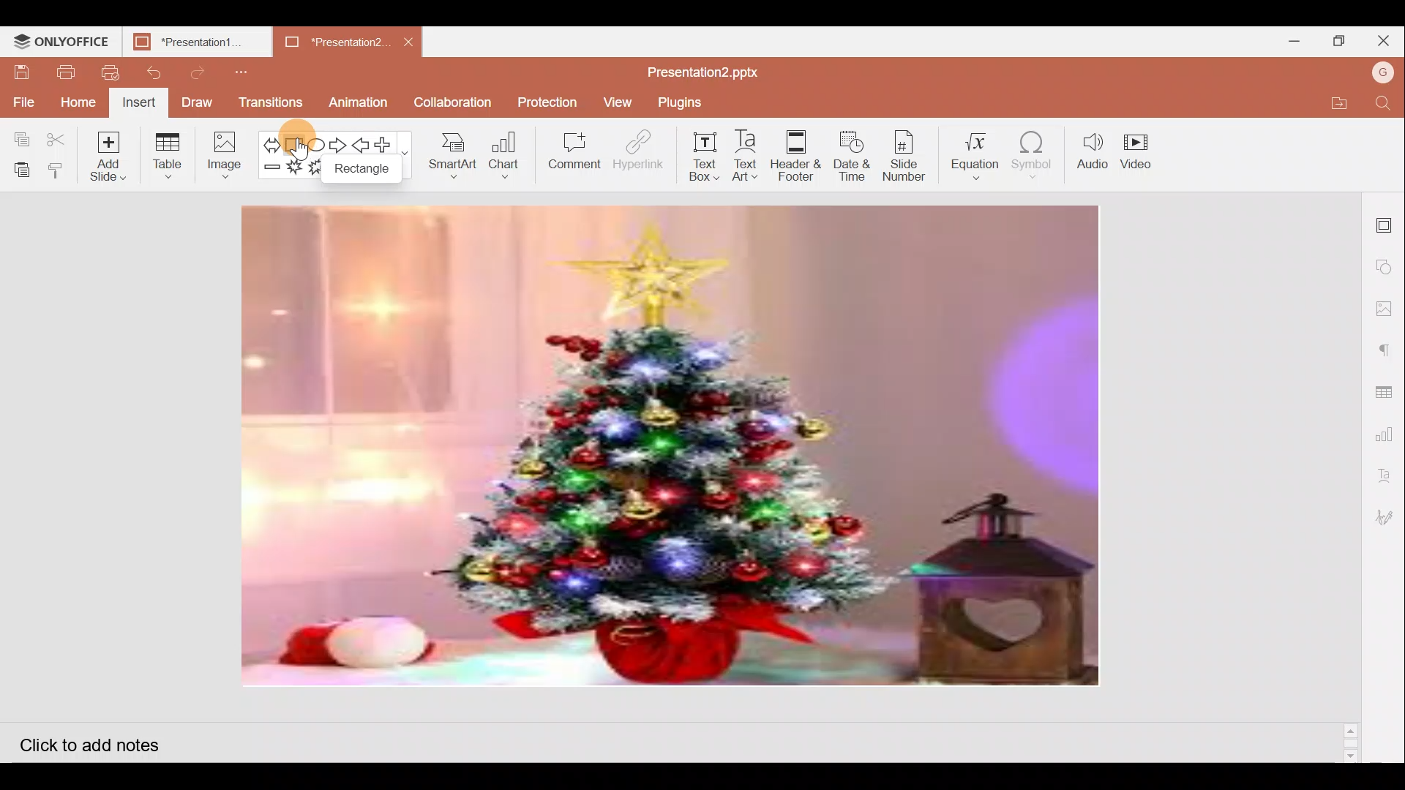 This screenshot has width=1405, height=790. I want to click on View, so click(615, 102).